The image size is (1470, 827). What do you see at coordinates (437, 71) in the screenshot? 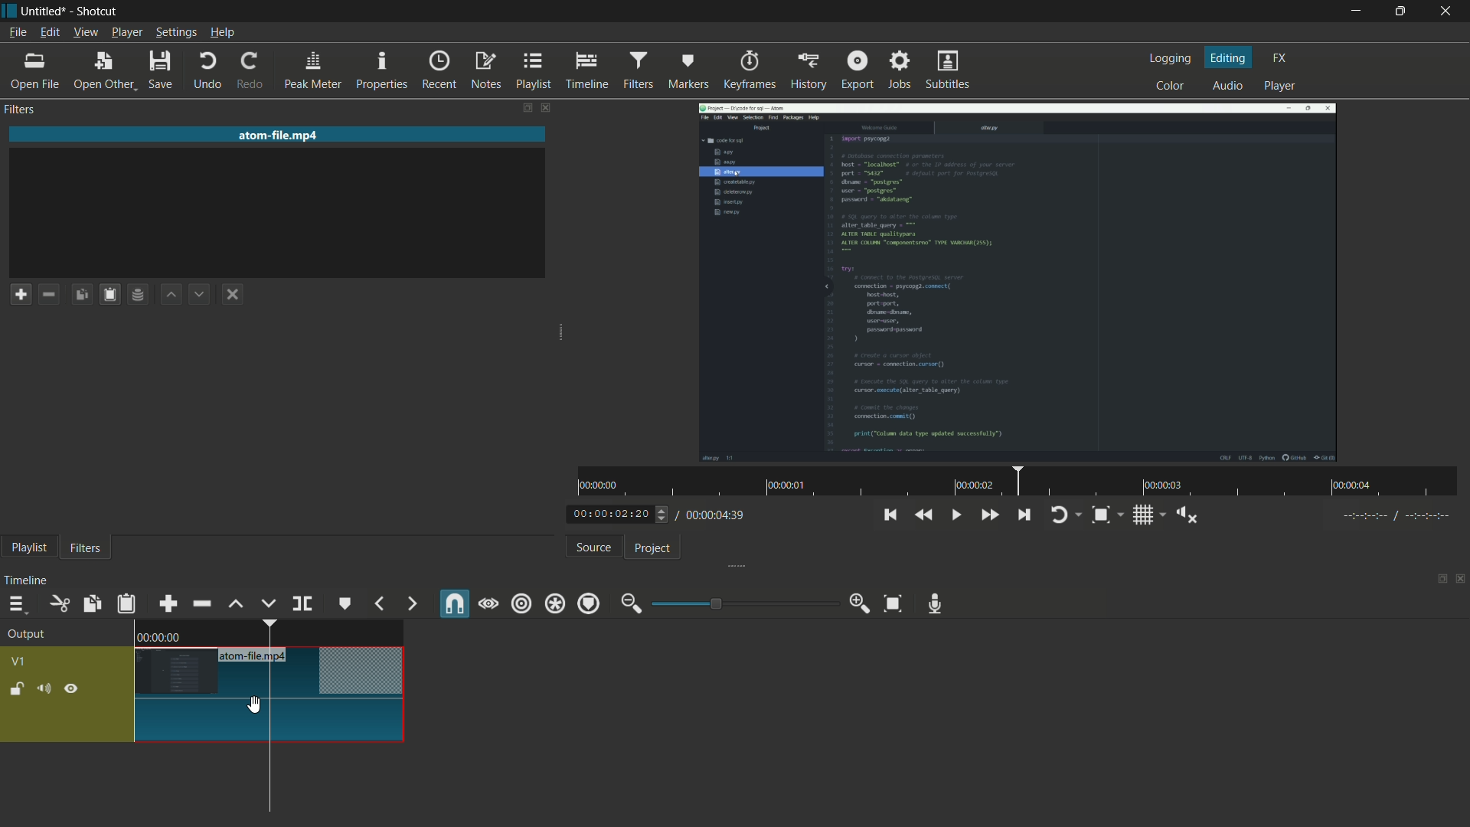
I see `recent` at bounding box center [437, 71].